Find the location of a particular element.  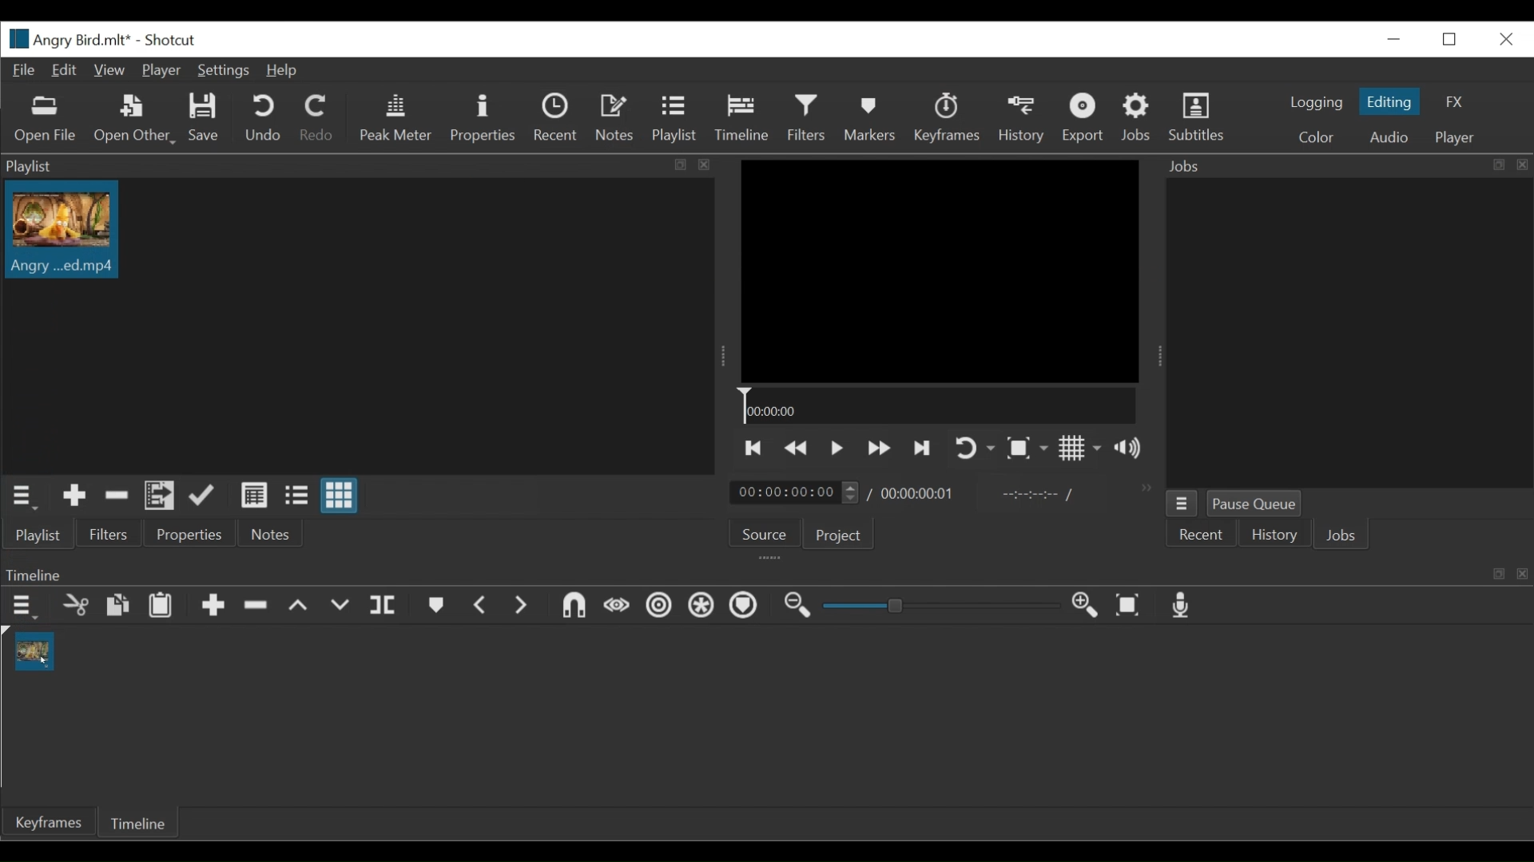

record audio is located at coordinates (1186, 606).